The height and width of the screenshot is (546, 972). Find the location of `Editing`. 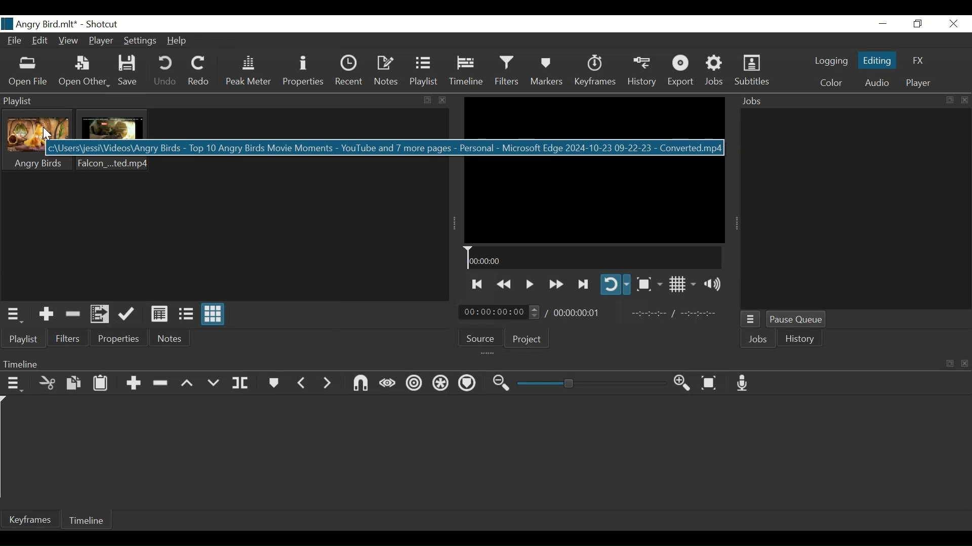

Editing is located at coordinates (877, 62).